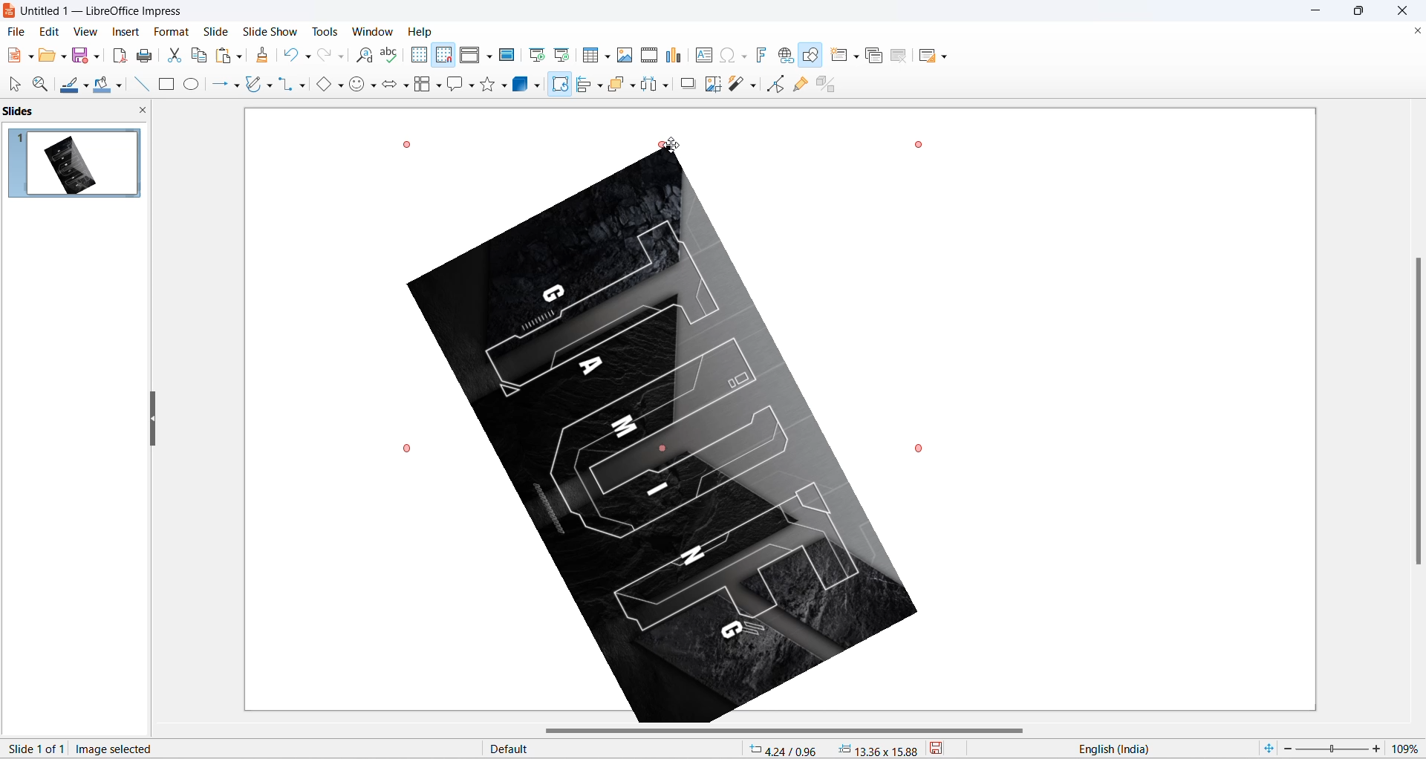  I want to click on edit, so click(51, 31).